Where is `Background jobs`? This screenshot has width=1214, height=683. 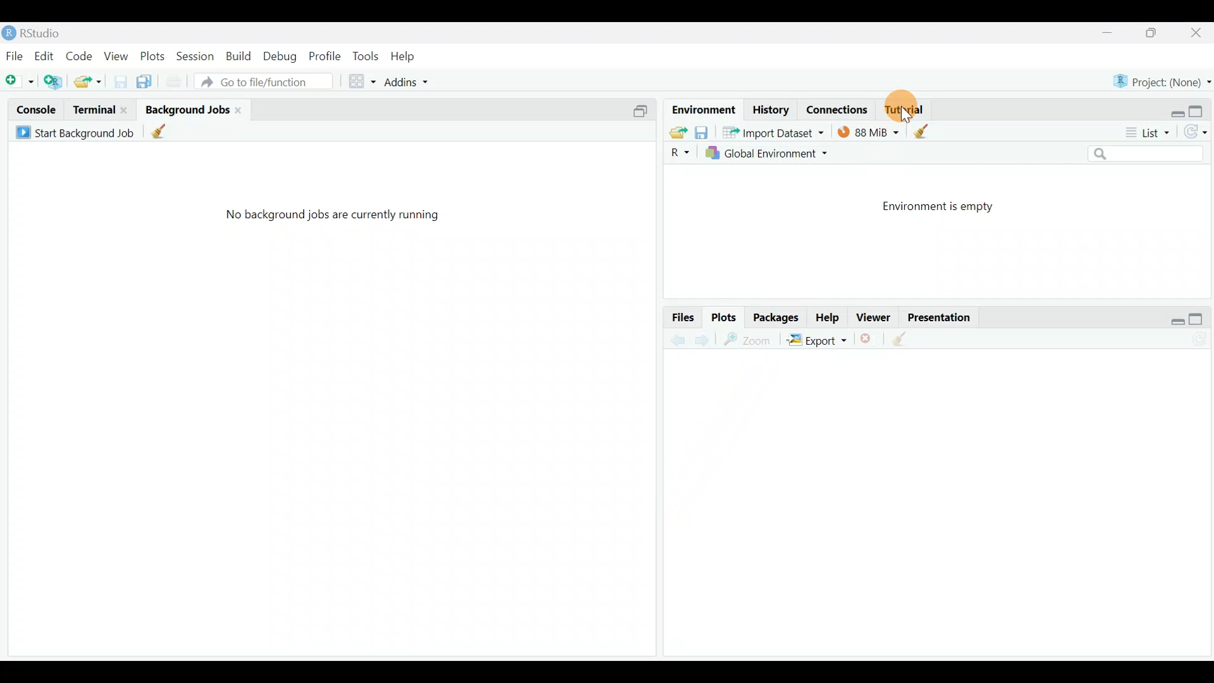
Background jobs is located at coordinates (186, 109).